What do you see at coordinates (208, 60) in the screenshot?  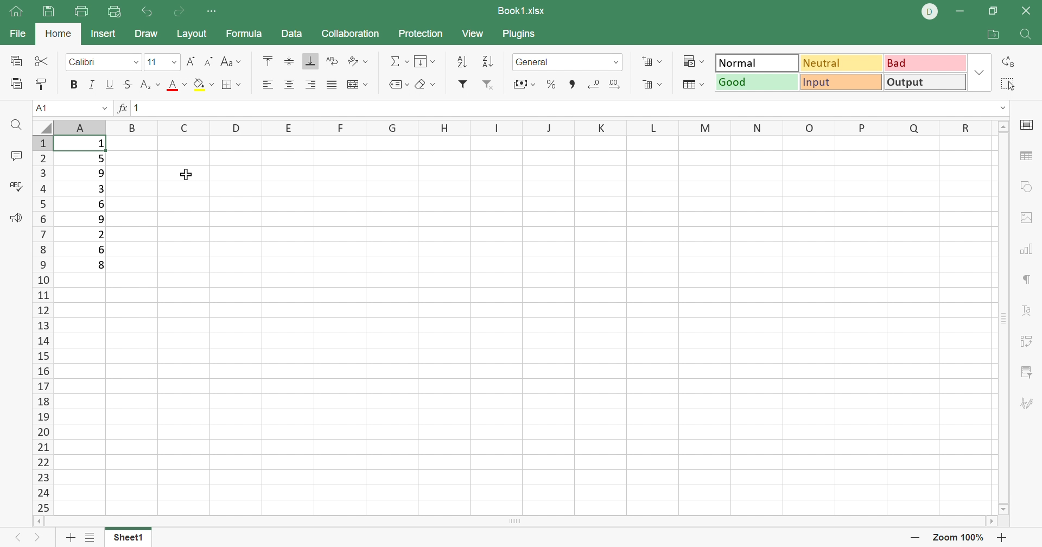 I see `Decrement font size` at bounding box center [208, 60].